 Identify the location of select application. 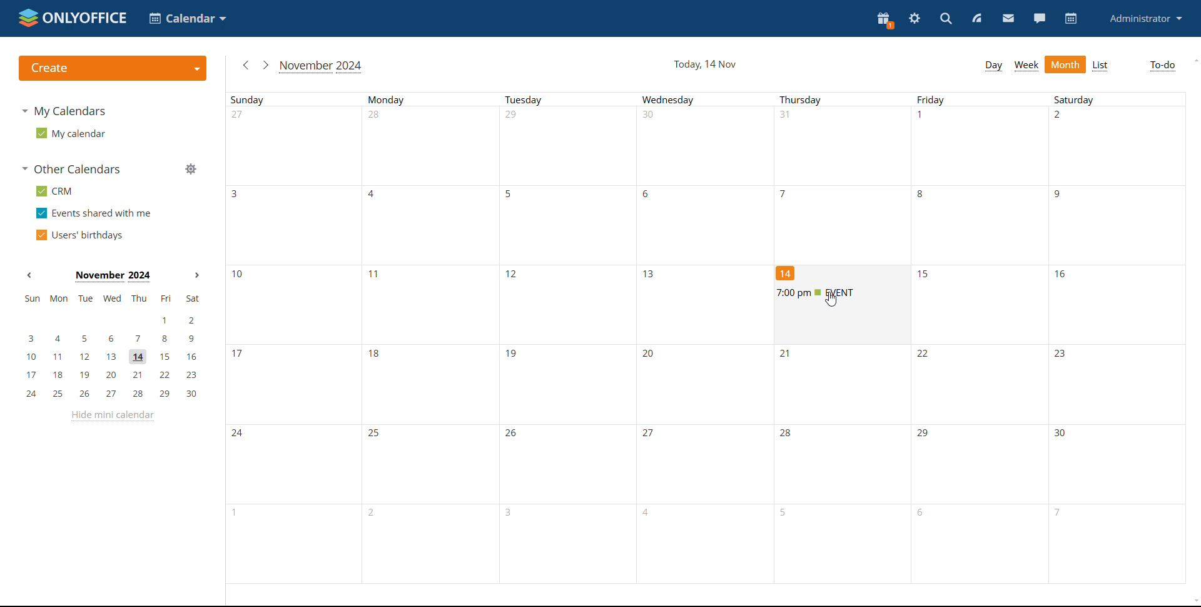
(189, 18).